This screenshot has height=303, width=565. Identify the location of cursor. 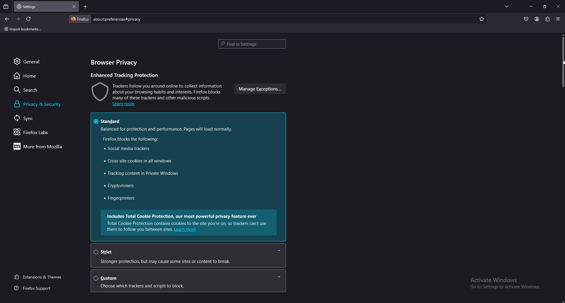
(561, 62).